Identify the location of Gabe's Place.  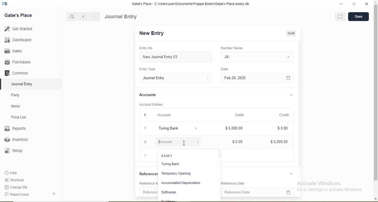
(18, 15).